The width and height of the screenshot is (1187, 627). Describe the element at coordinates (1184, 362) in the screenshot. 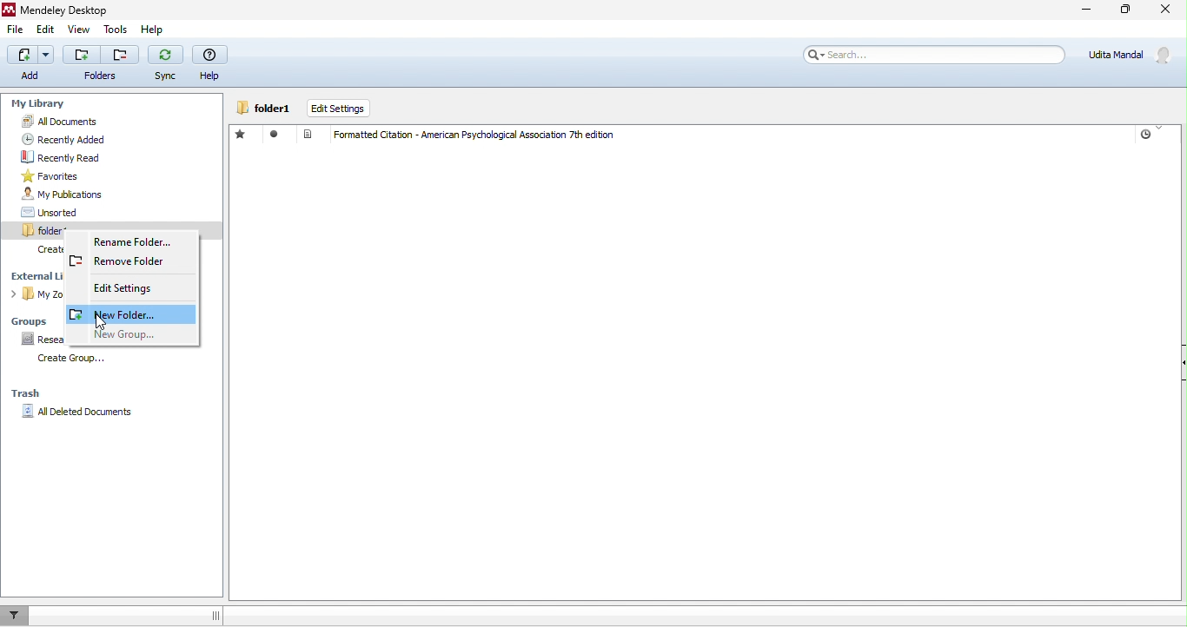

I see `Show/Hide` at that location.